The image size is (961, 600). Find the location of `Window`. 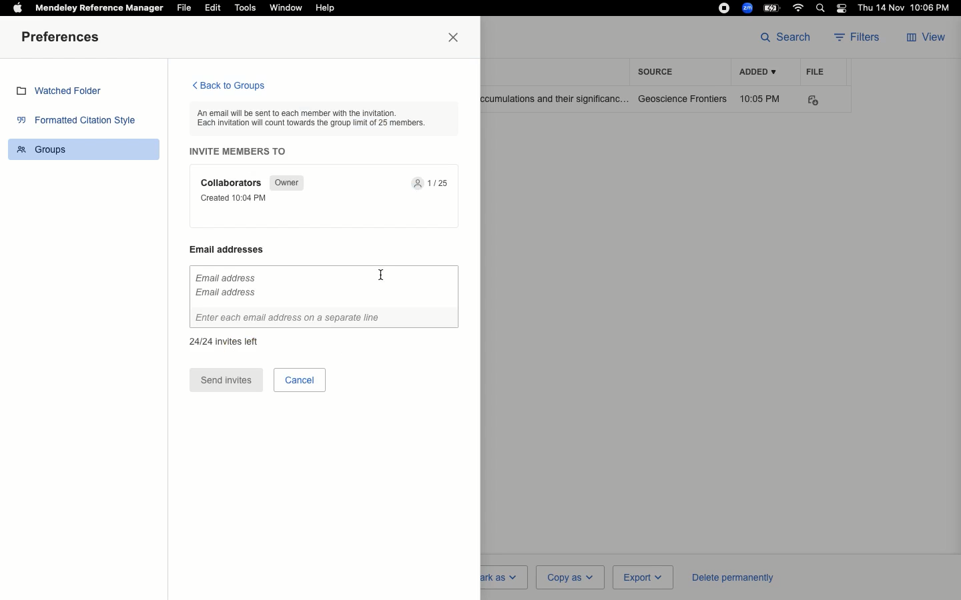

Window is located at coordinates (285, 8).